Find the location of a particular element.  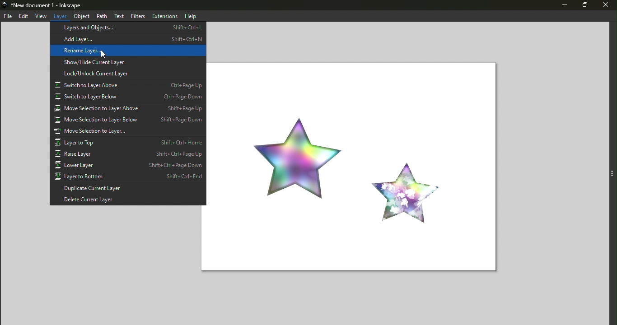

edit is located at coordinates (23, 17).